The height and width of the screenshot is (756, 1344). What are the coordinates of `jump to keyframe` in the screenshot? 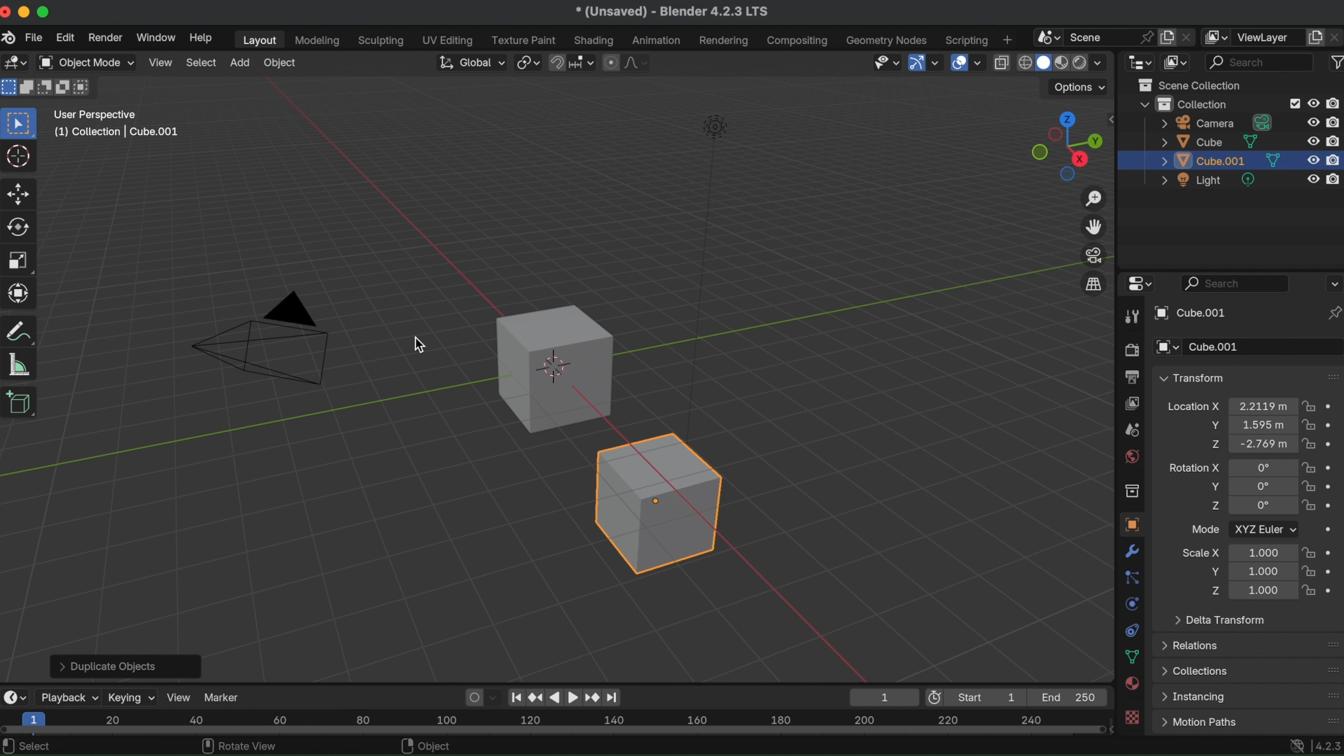 It's located at (536, 694).